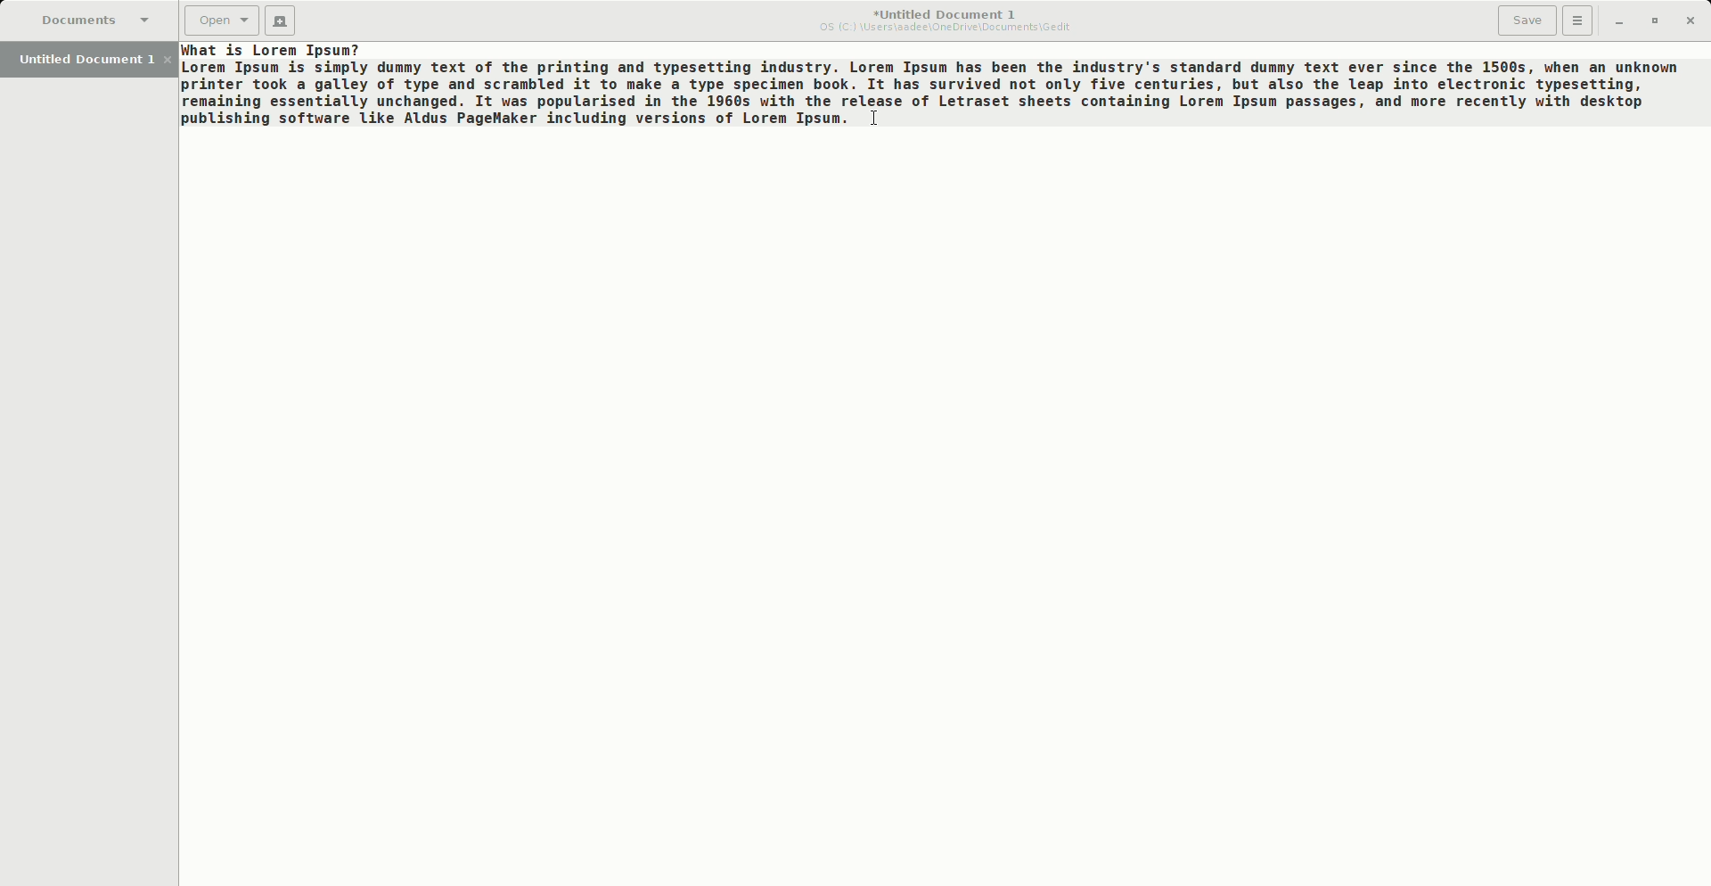 This screenshot has width=1711, height=886. Describe the element at coordinates (946, 21) in the screenshot. I see `Untitled Document 1` at that location.